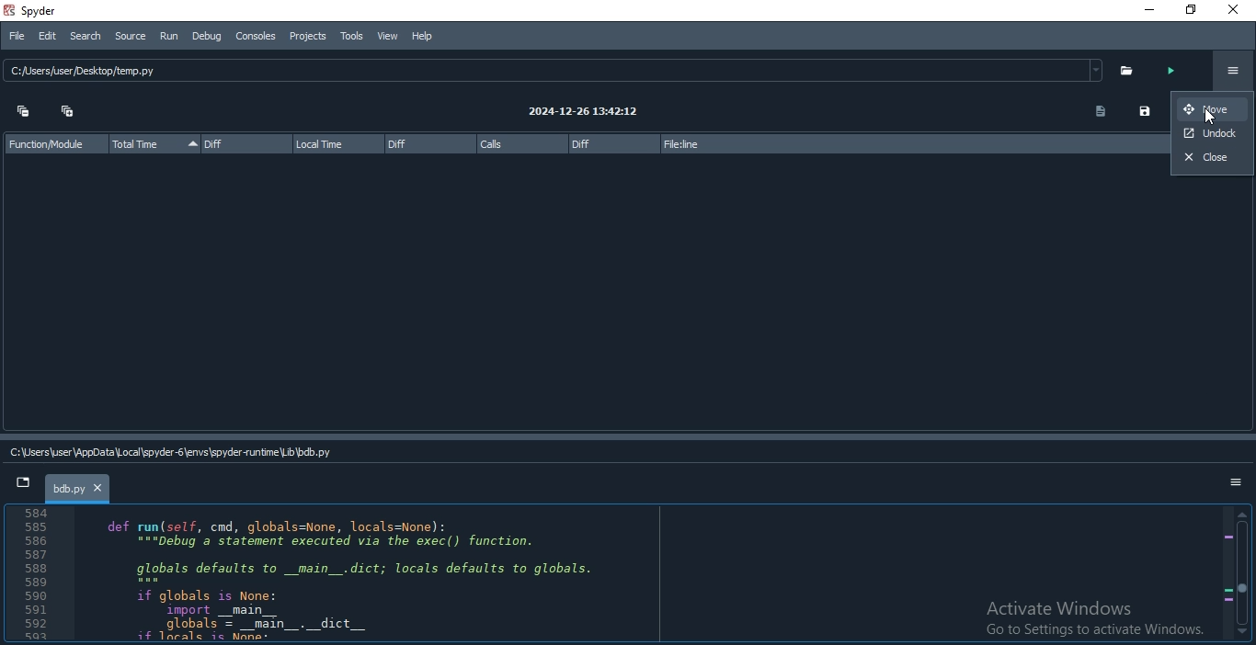  Describe the element at coordinates (255, 36) in the screenshot. I see `Consoles` at that location.